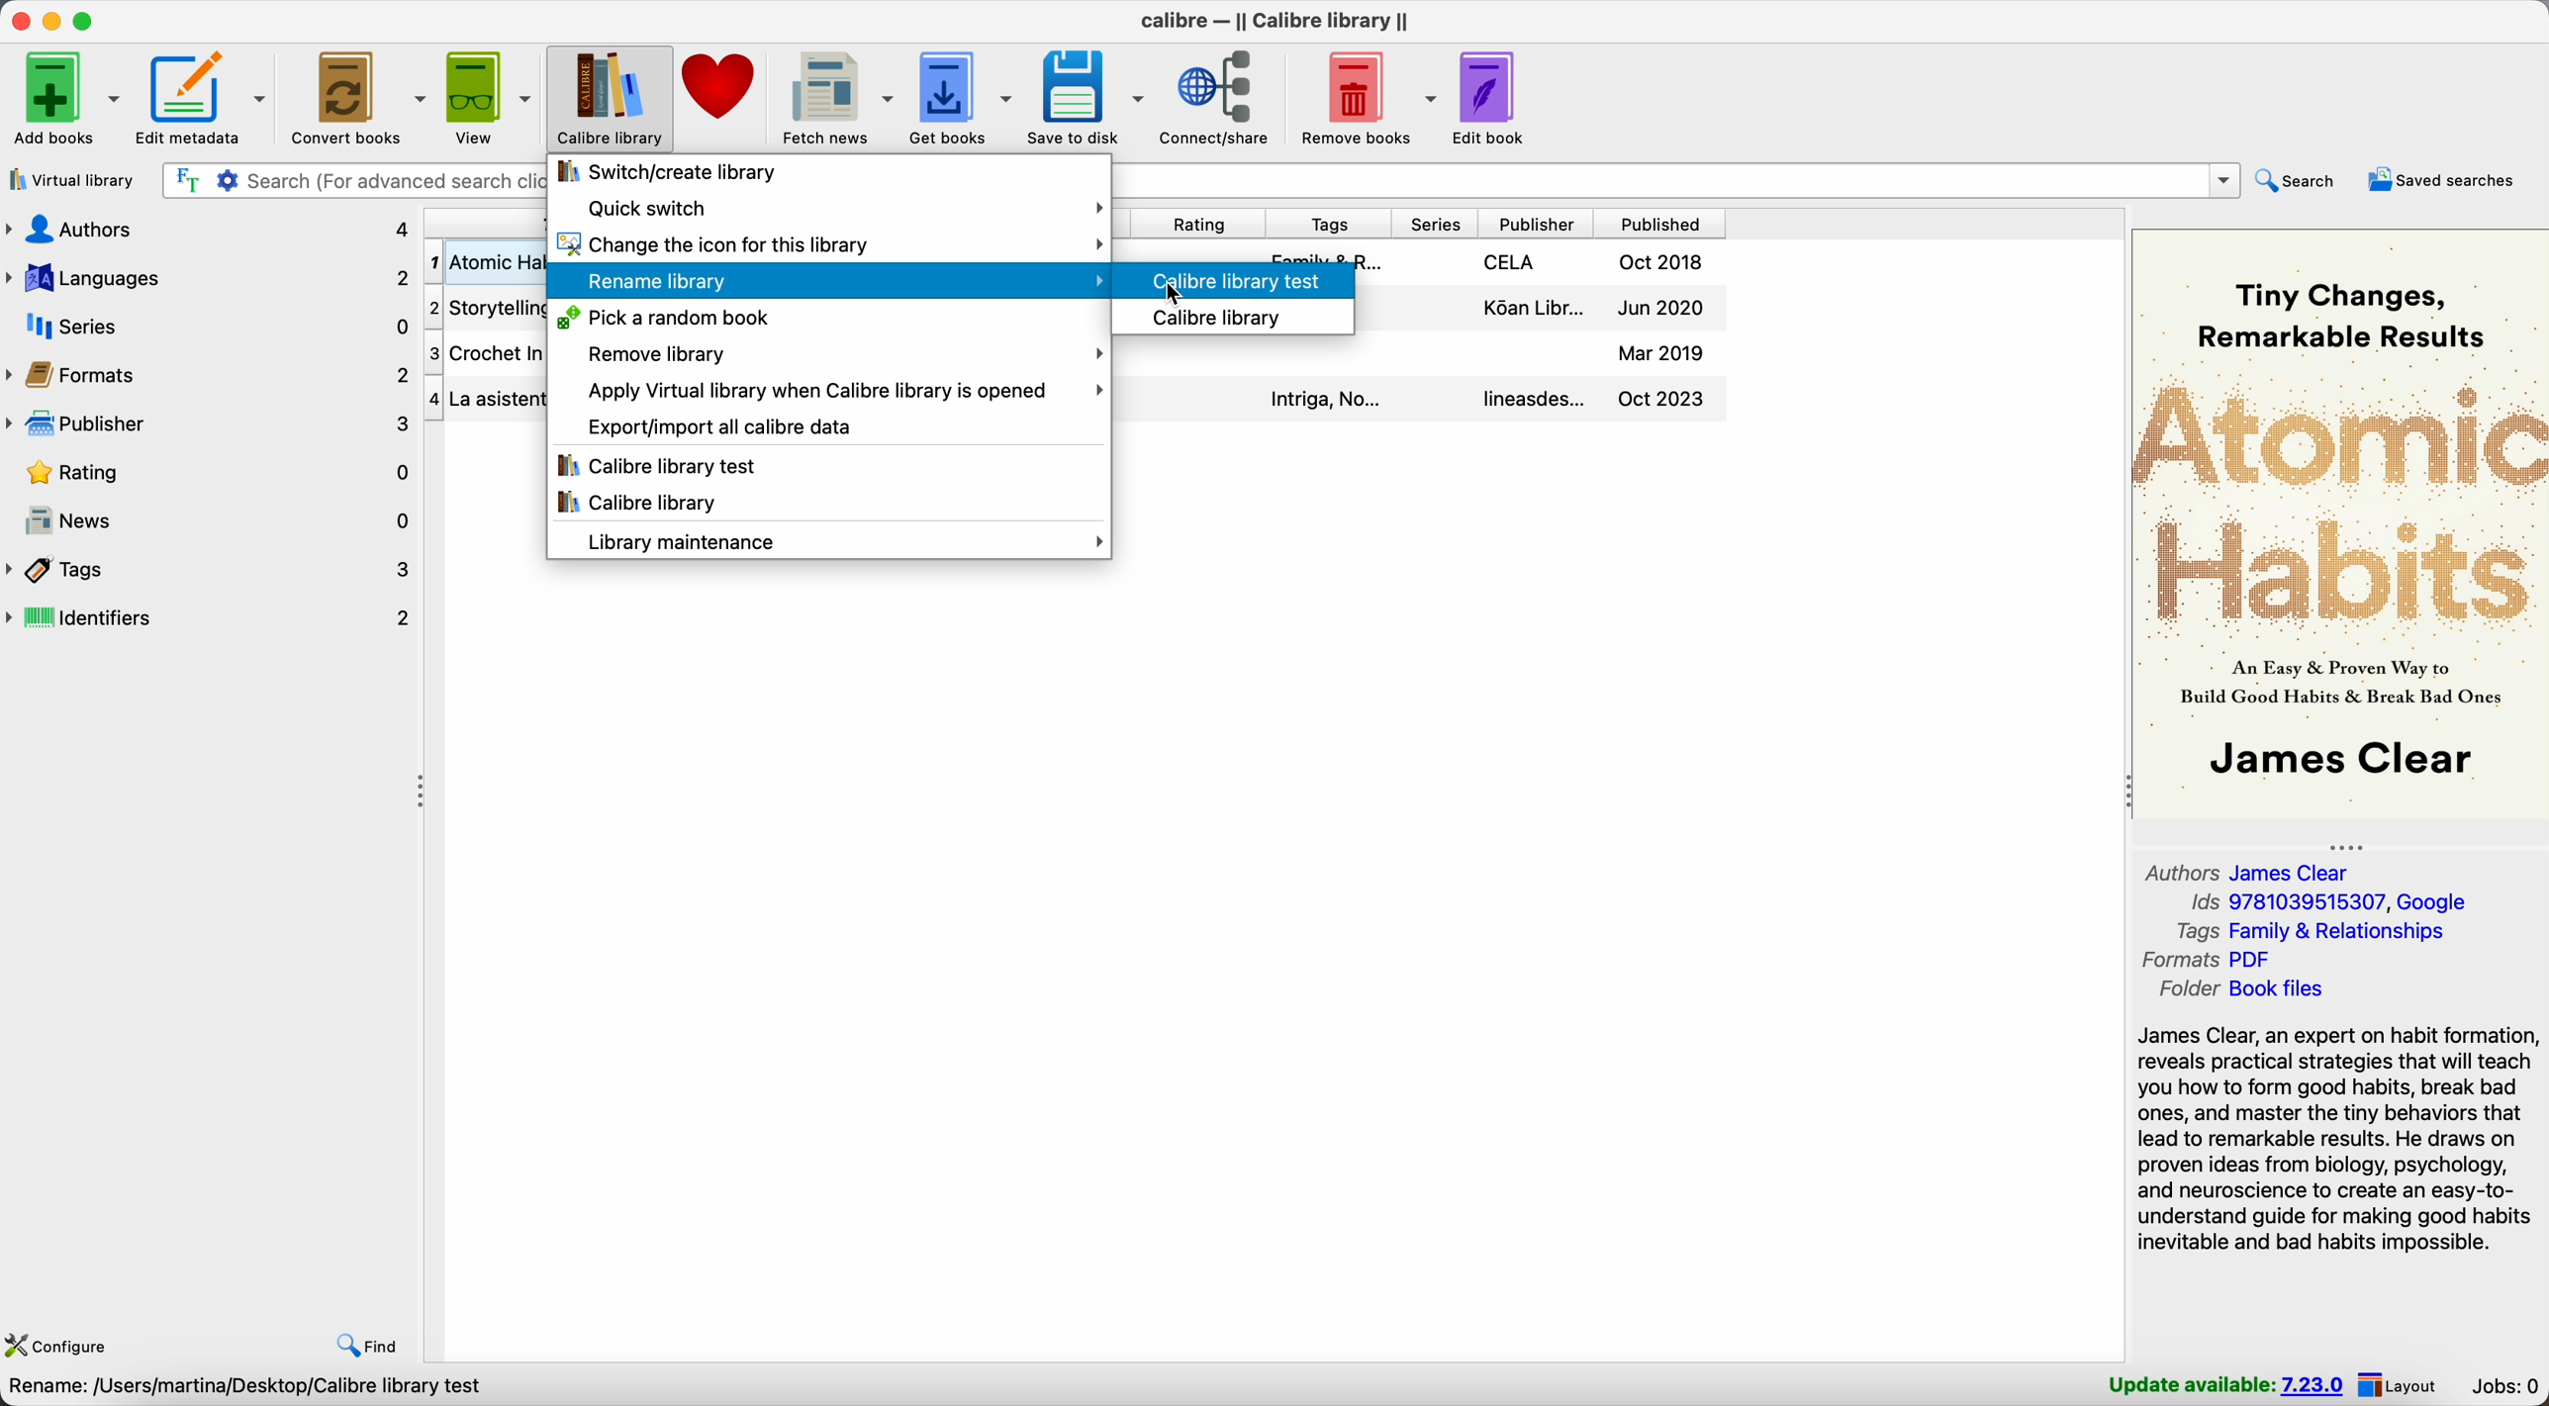  Describe the element at coordinates (2302, 182) in the screenshot. I see `search` at that location.